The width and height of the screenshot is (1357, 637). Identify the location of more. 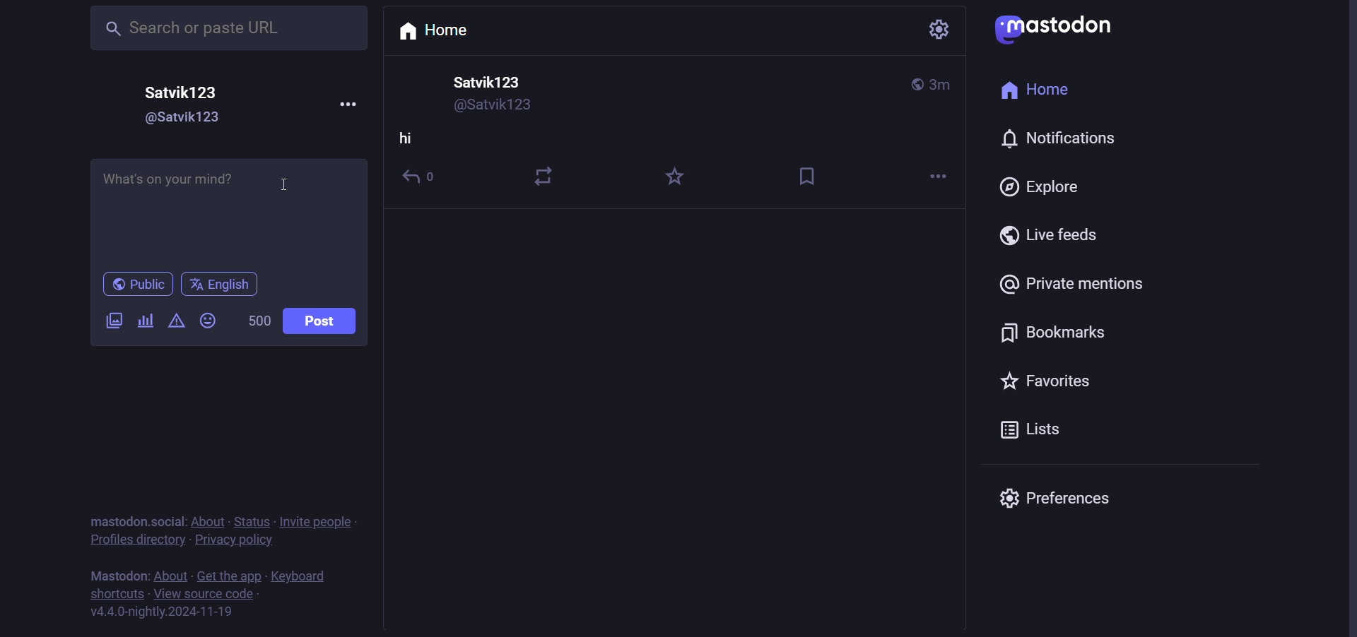
(934, 177).